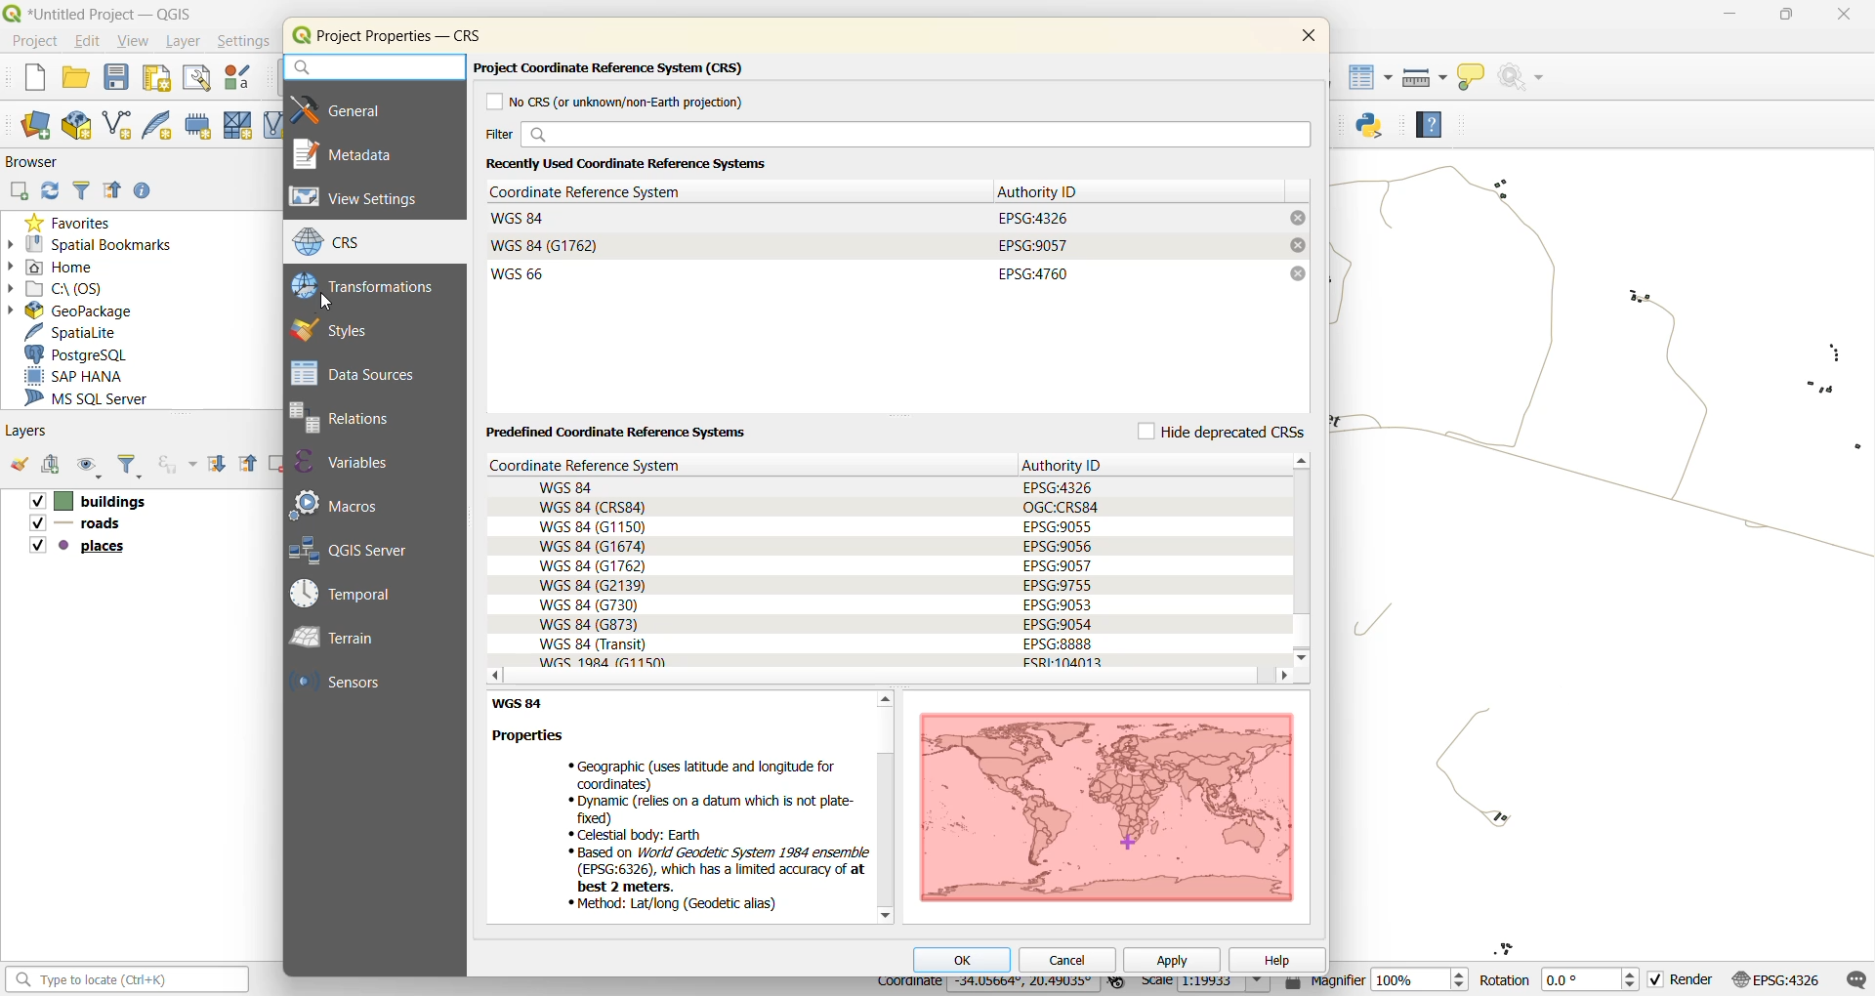 The width and height of the screenshot is (1875, 996). Describe the element at coordinates (401, 35) in the screenshot. I see `Project Properties — CRS` at that location.